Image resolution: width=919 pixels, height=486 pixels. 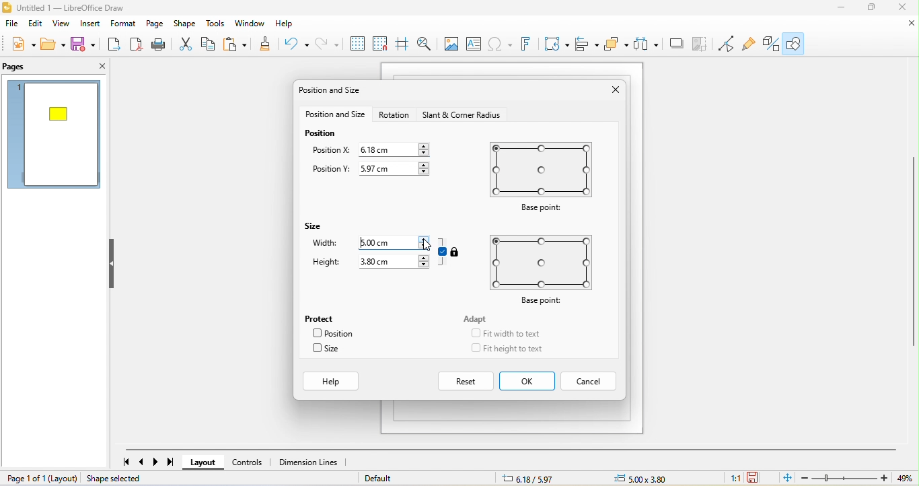 What do you see at coordinates (309, 462) in the screenshot?
I see `dimension lines` at bounding box center [309, 462].